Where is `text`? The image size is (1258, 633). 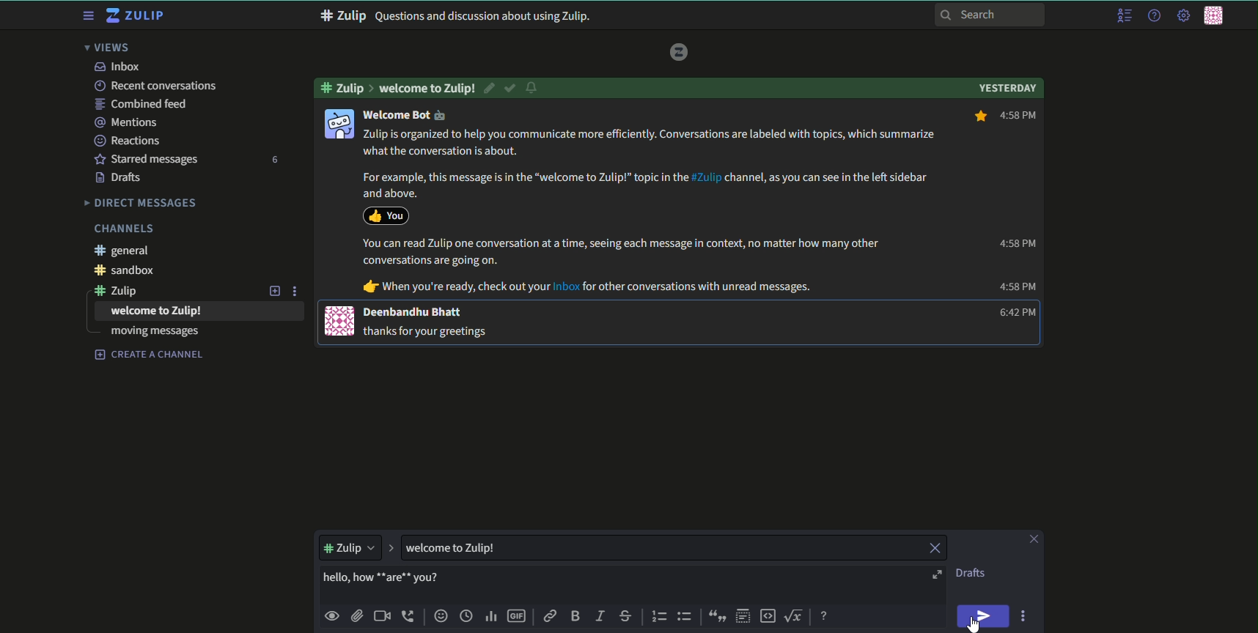
text is located at coordinates (157, 311).